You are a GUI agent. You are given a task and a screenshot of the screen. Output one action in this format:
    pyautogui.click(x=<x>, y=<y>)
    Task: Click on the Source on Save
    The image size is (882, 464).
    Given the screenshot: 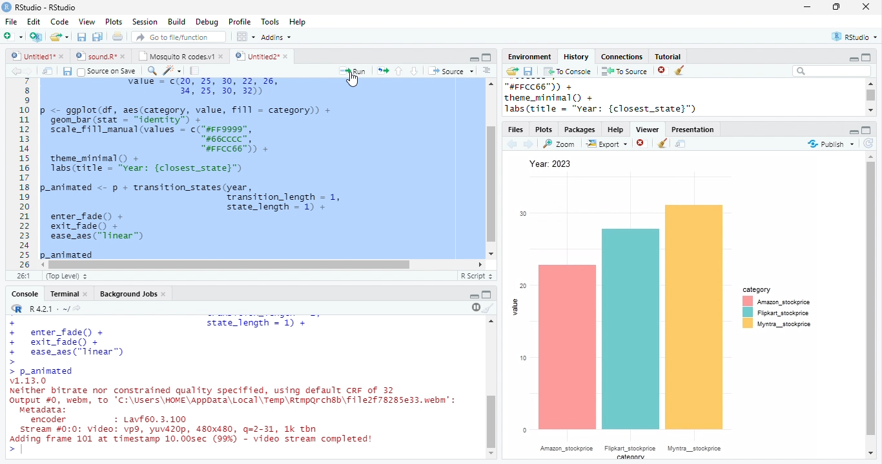 What is the action you would take?
    pyautogui.click(x=107, y=72)
    